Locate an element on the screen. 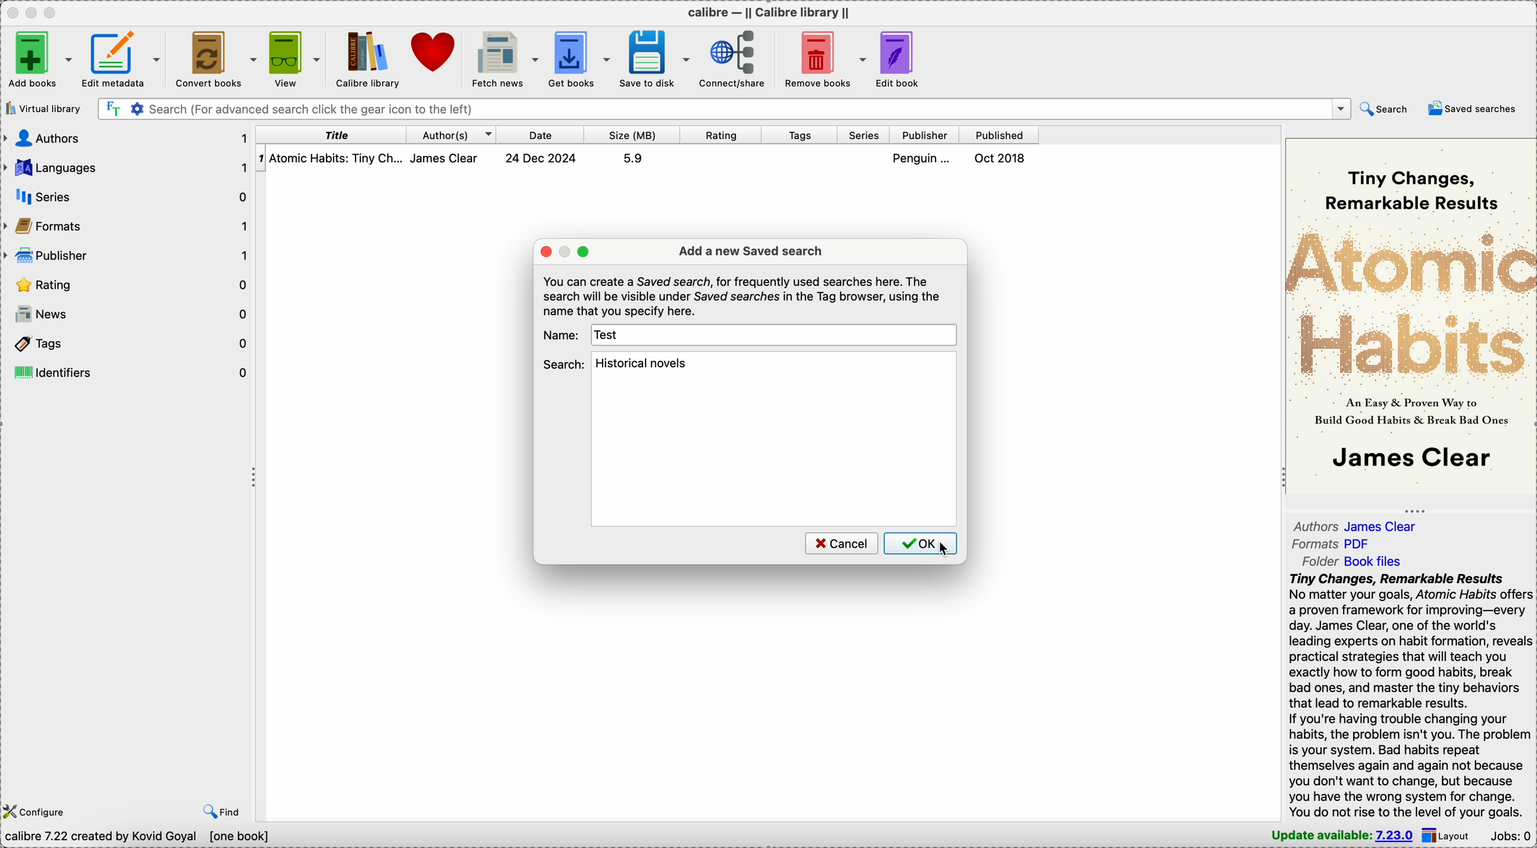 The image size is (1537, 848). update available: 7.23.0 is located at coordinates (1337, 835).